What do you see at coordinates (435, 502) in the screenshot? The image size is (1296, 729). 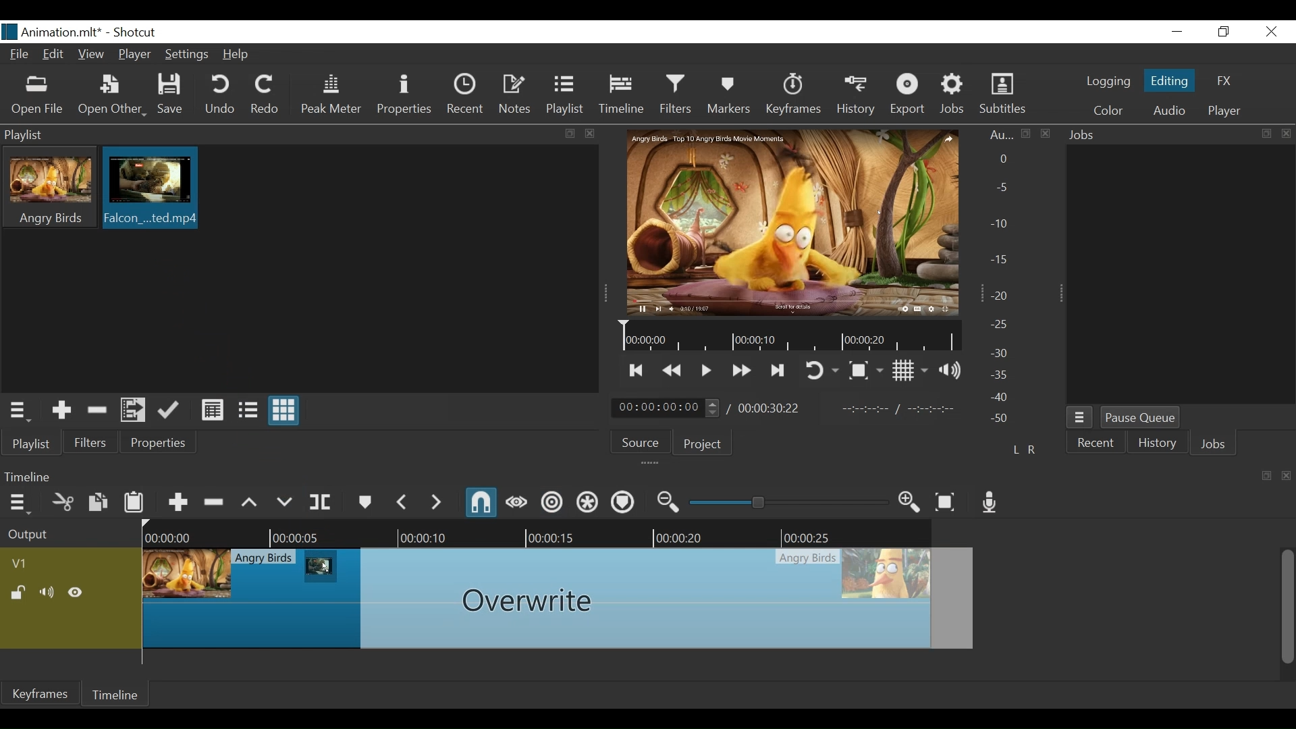 I see `Next Marker` at bounding box center [435, 502].